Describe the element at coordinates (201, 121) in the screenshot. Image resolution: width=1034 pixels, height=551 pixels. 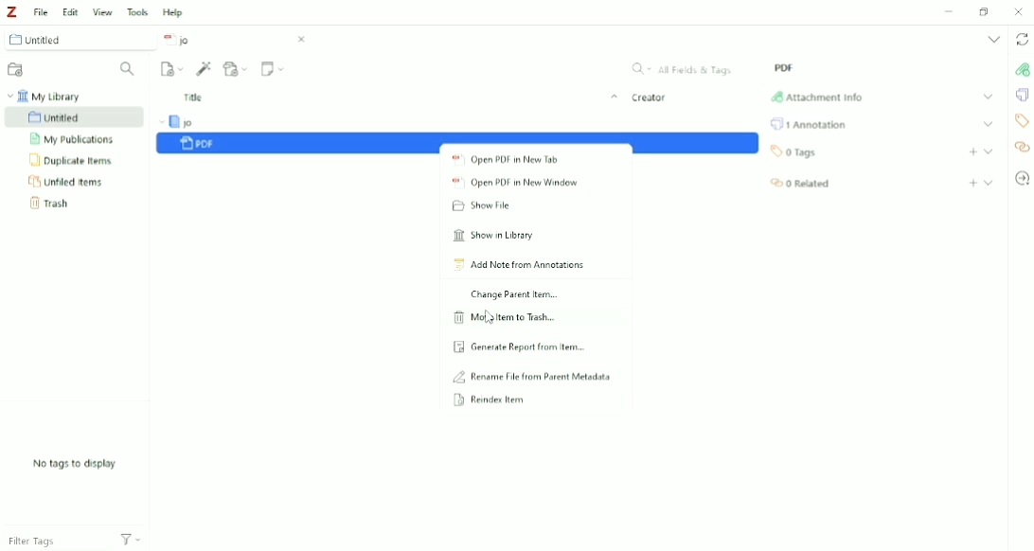
I see `jo` at that location.